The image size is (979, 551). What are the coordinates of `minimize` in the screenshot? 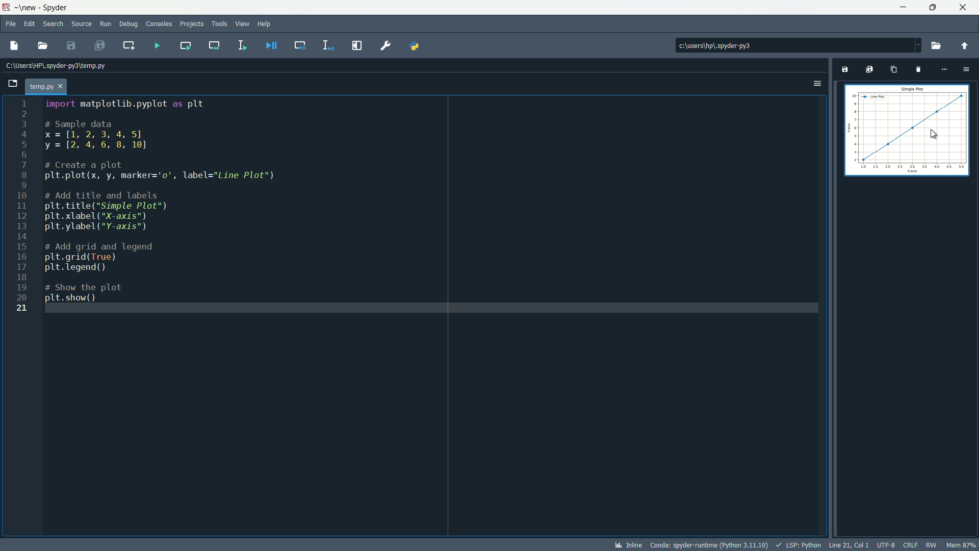 It's located at (900, 7).